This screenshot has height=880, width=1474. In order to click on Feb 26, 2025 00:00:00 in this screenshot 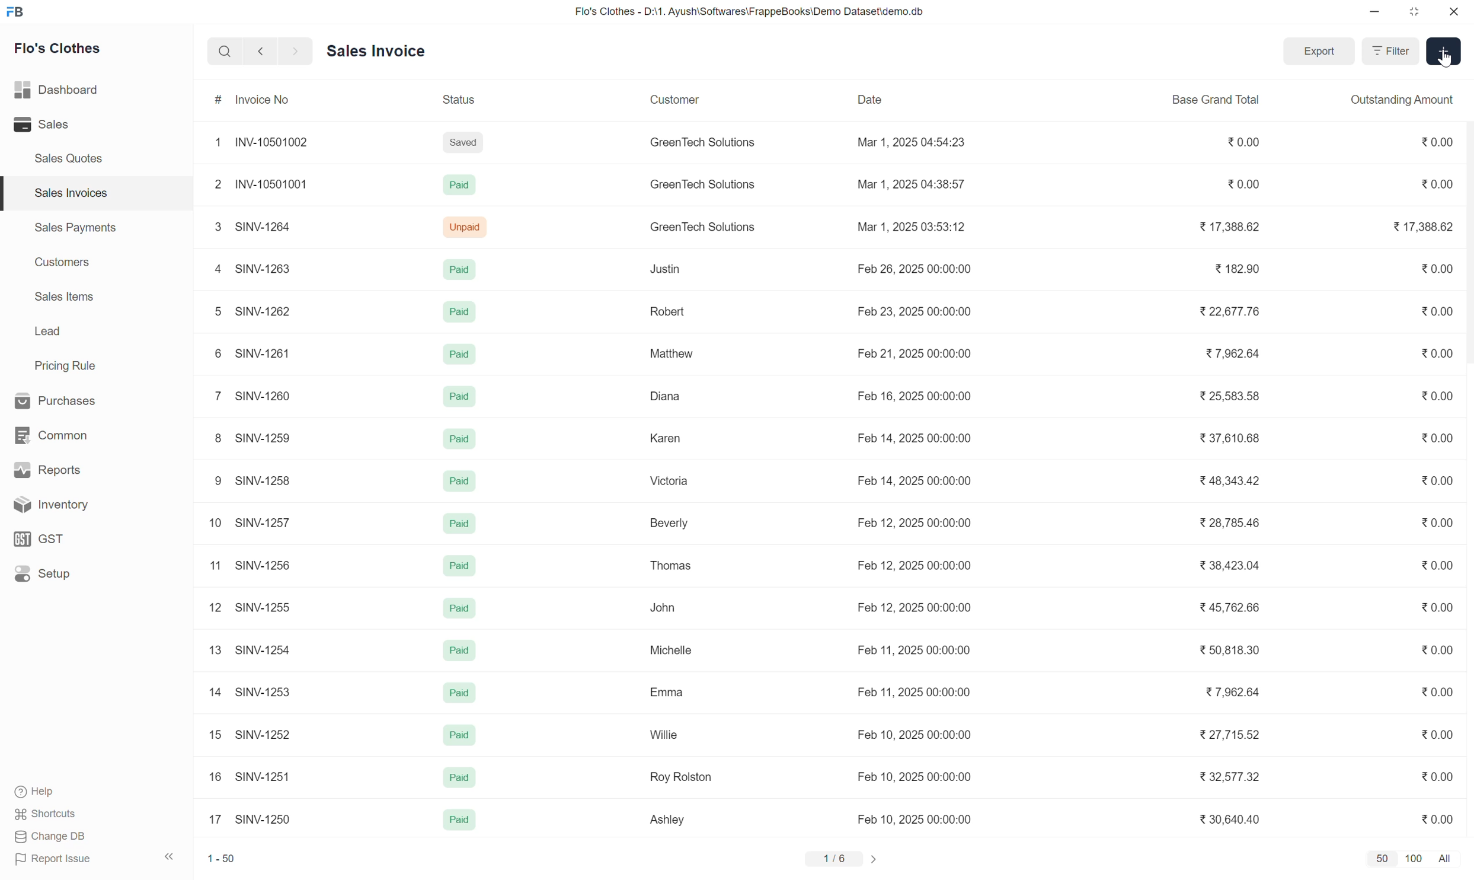, I will do `click(915, 269)`.